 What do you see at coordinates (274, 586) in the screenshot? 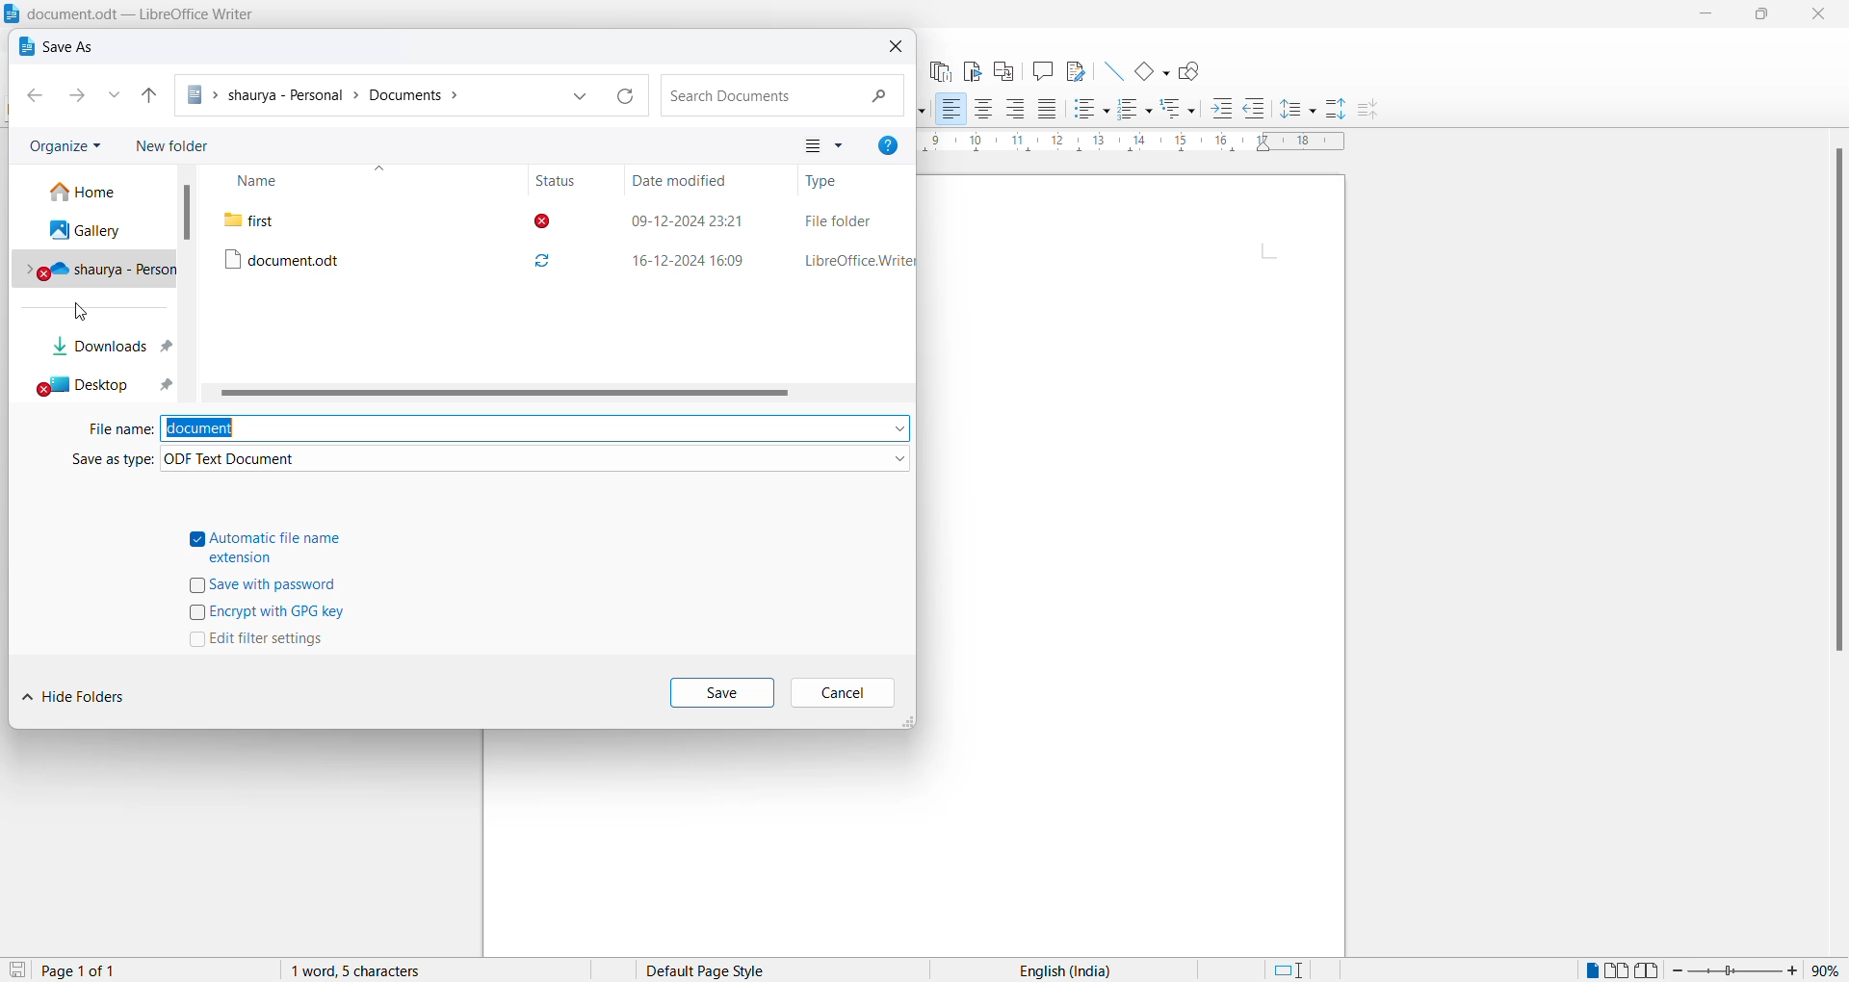
I see `save with password options` at bounding box center [274, 586].